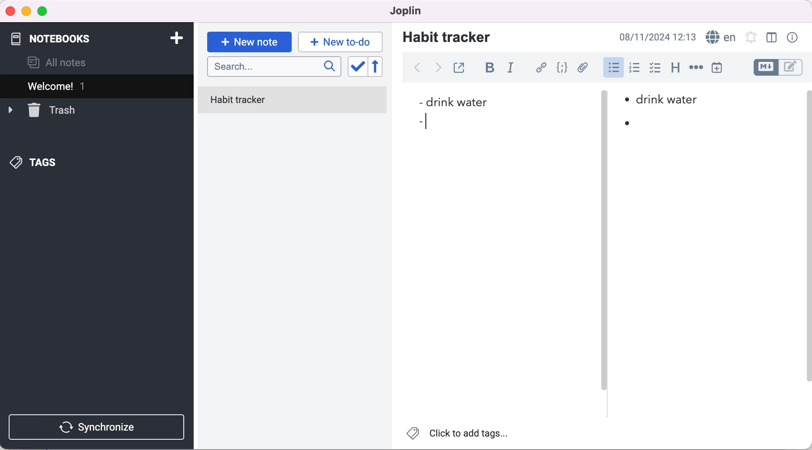  Describe the element at coordinates (542, 67) in the screenshot. I see `hyperlink` at that location.